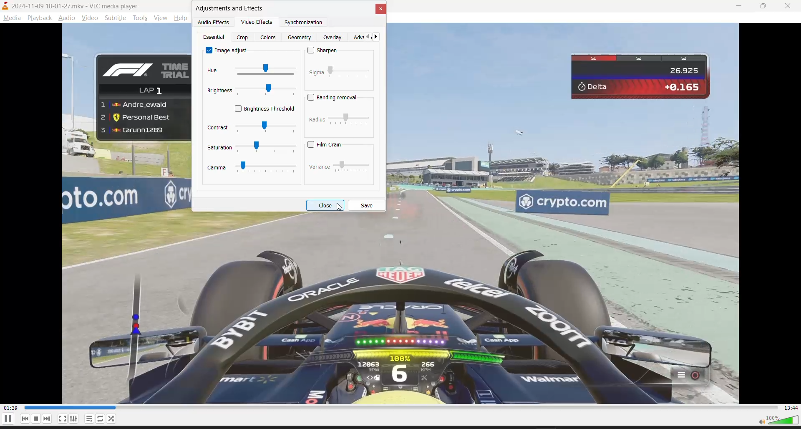 This screenshot has width=801, height=429. What do you see at coordinates (789, 5) in the screenshot?
I see `close` at bounding box center [789, 5].